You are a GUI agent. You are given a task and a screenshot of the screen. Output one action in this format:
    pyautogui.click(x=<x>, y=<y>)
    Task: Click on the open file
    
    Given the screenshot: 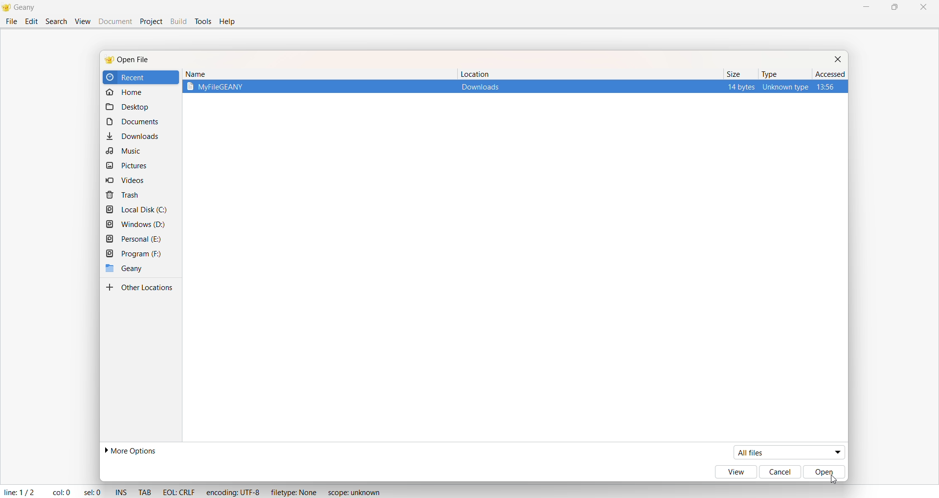 What is the action you would take?
    pyautogui.click(x=136, y=60)
    